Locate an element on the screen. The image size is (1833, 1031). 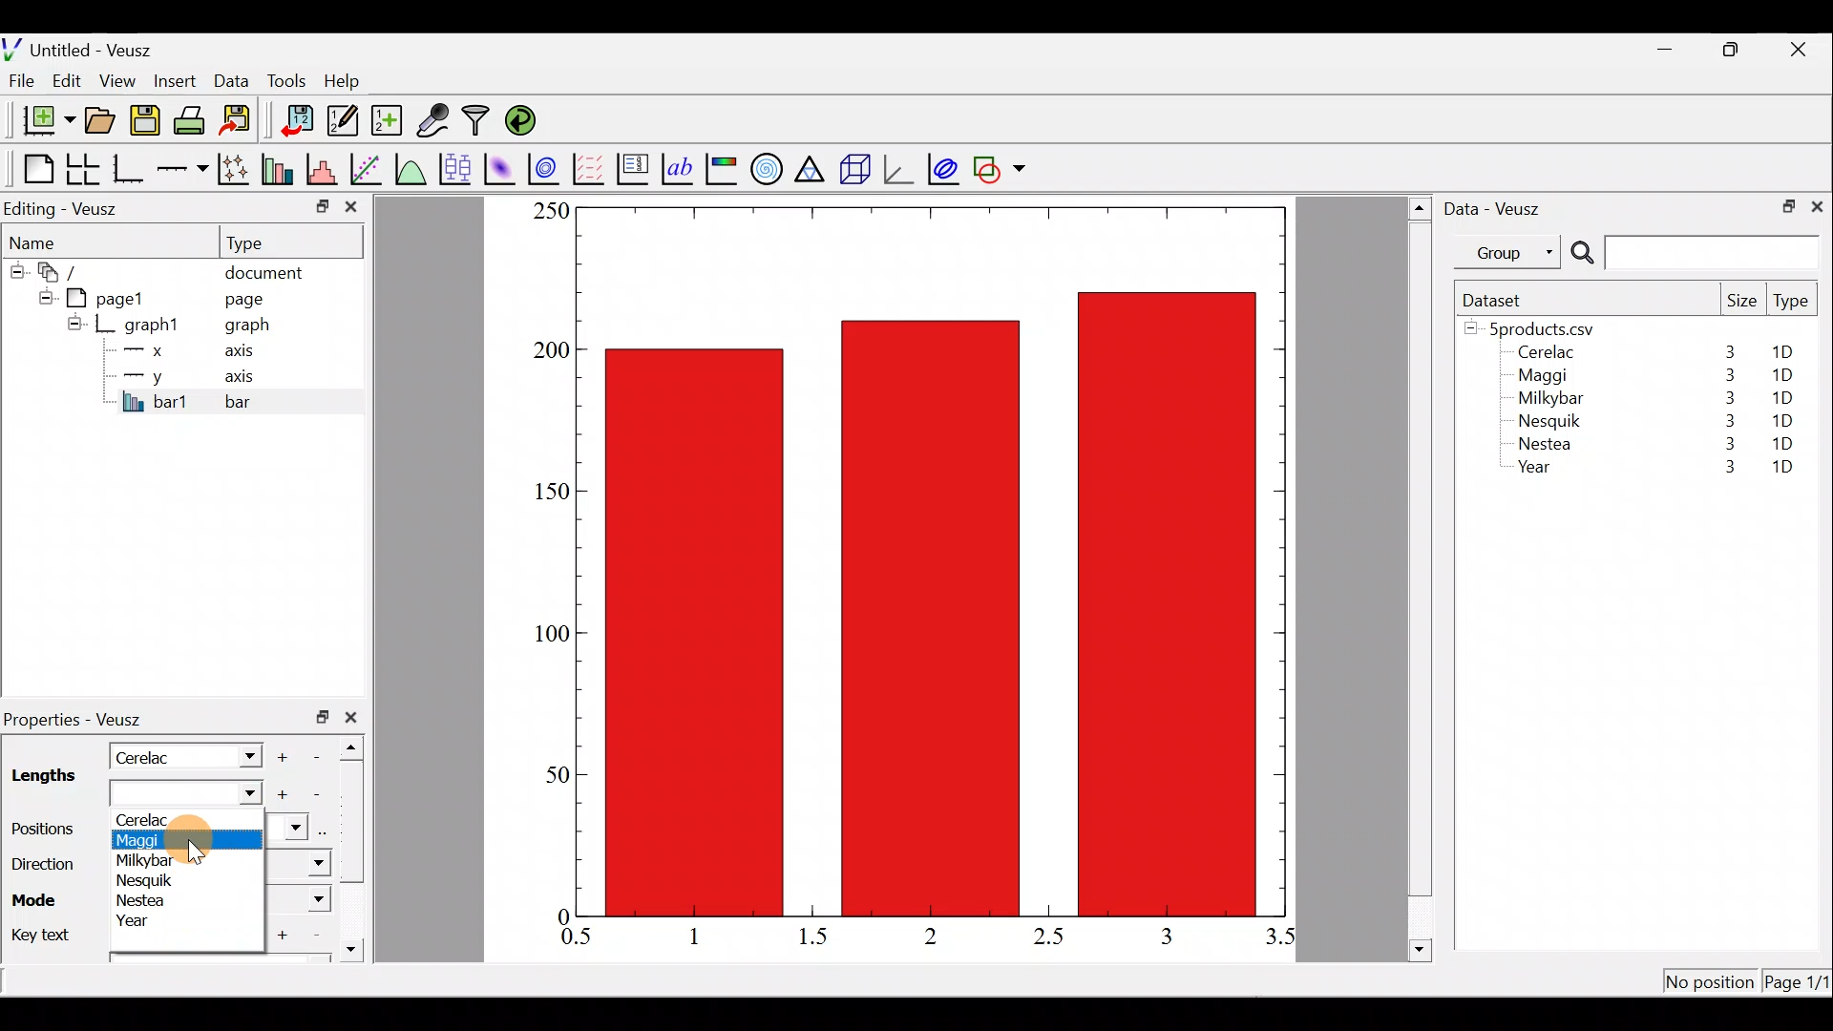
3d scene is located at coordinates (853, 169).